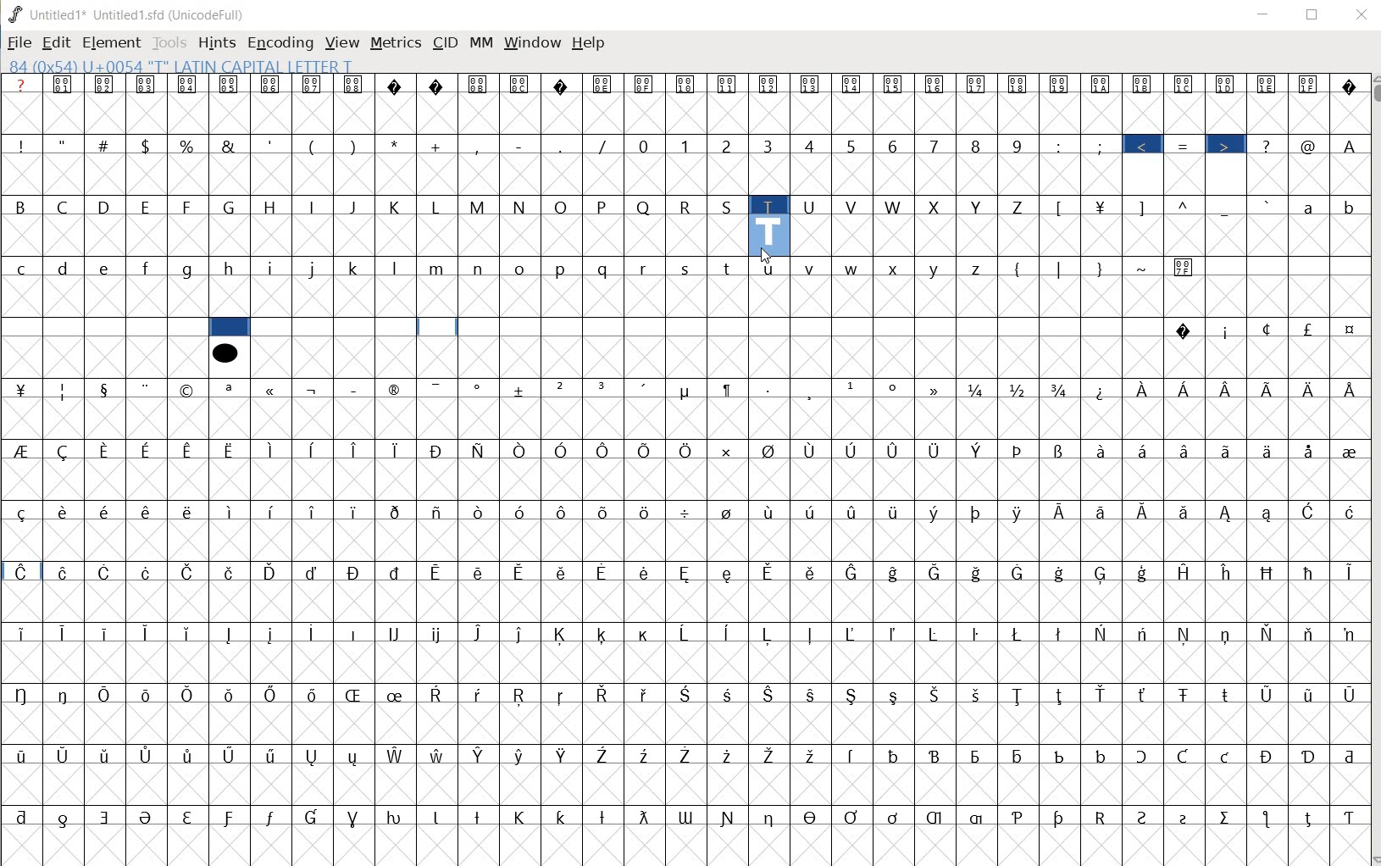 The image size is (1381, 866). What do you see at coordinates (769, 204) in the screenshot?
I see `T` at bounding box center [769, 204].